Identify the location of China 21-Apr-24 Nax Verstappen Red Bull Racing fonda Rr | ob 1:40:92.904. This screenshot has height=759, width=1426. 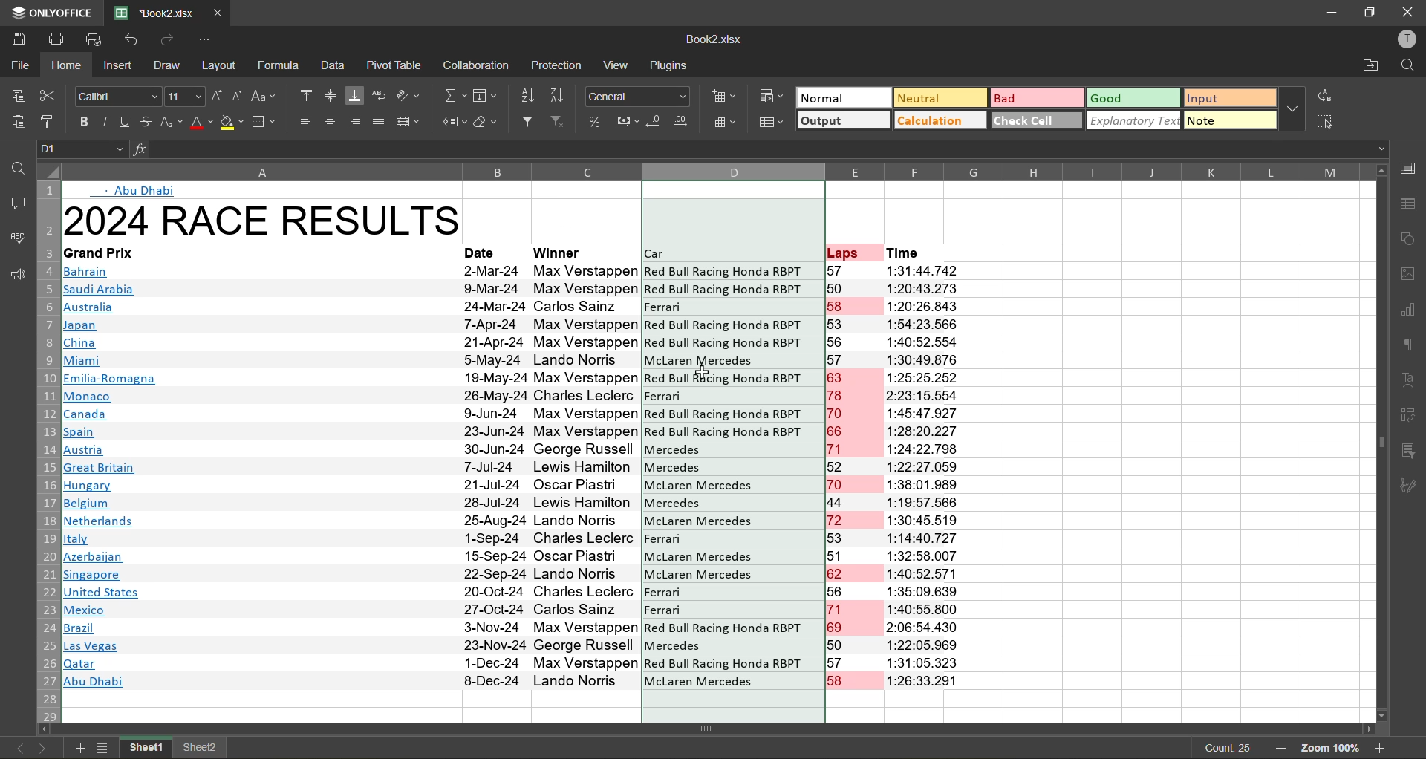
(514, 343).